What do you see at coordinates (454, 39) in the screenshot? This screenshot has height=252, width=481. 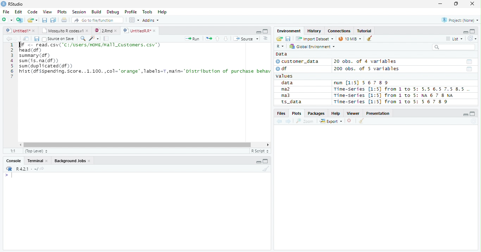 I see `List` at bounding box center [454, 39].